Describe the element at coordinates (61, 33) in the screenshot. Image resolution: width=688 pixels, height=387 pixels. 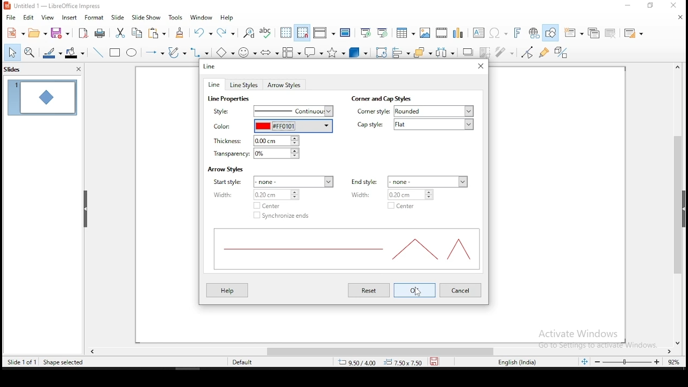
I see `save` at that location.